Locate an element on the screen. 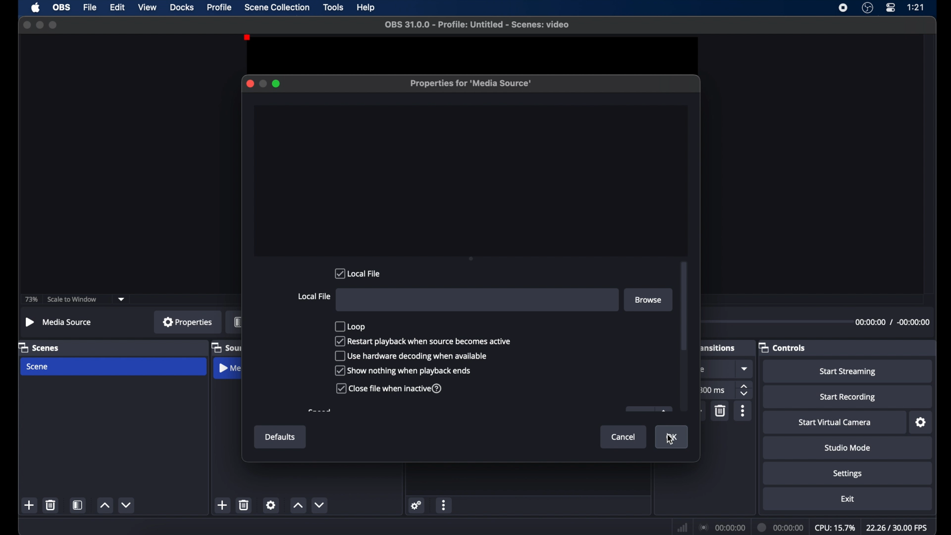  obs is located at coordinates (62, 7).